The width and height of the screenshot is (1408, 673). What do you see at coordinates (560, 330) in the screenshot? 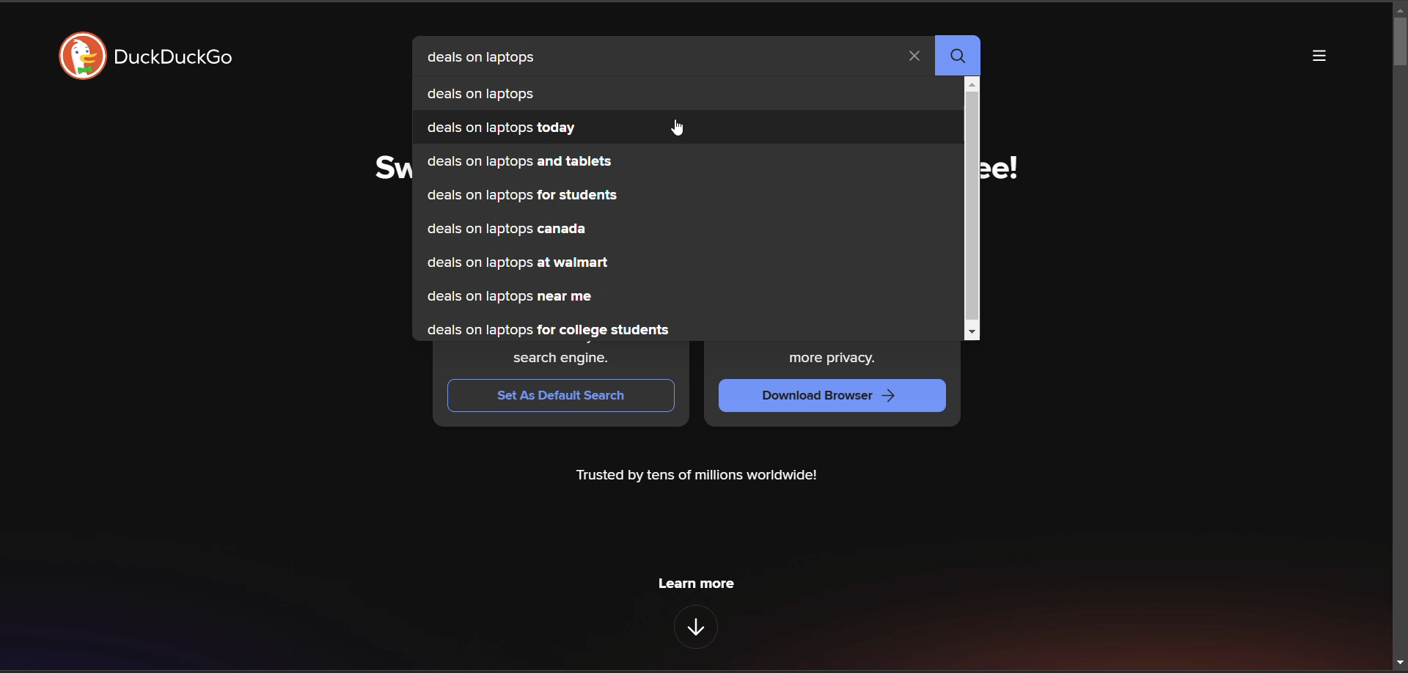
I see `deals on laptops for college students` at bounding box center [560, 330].